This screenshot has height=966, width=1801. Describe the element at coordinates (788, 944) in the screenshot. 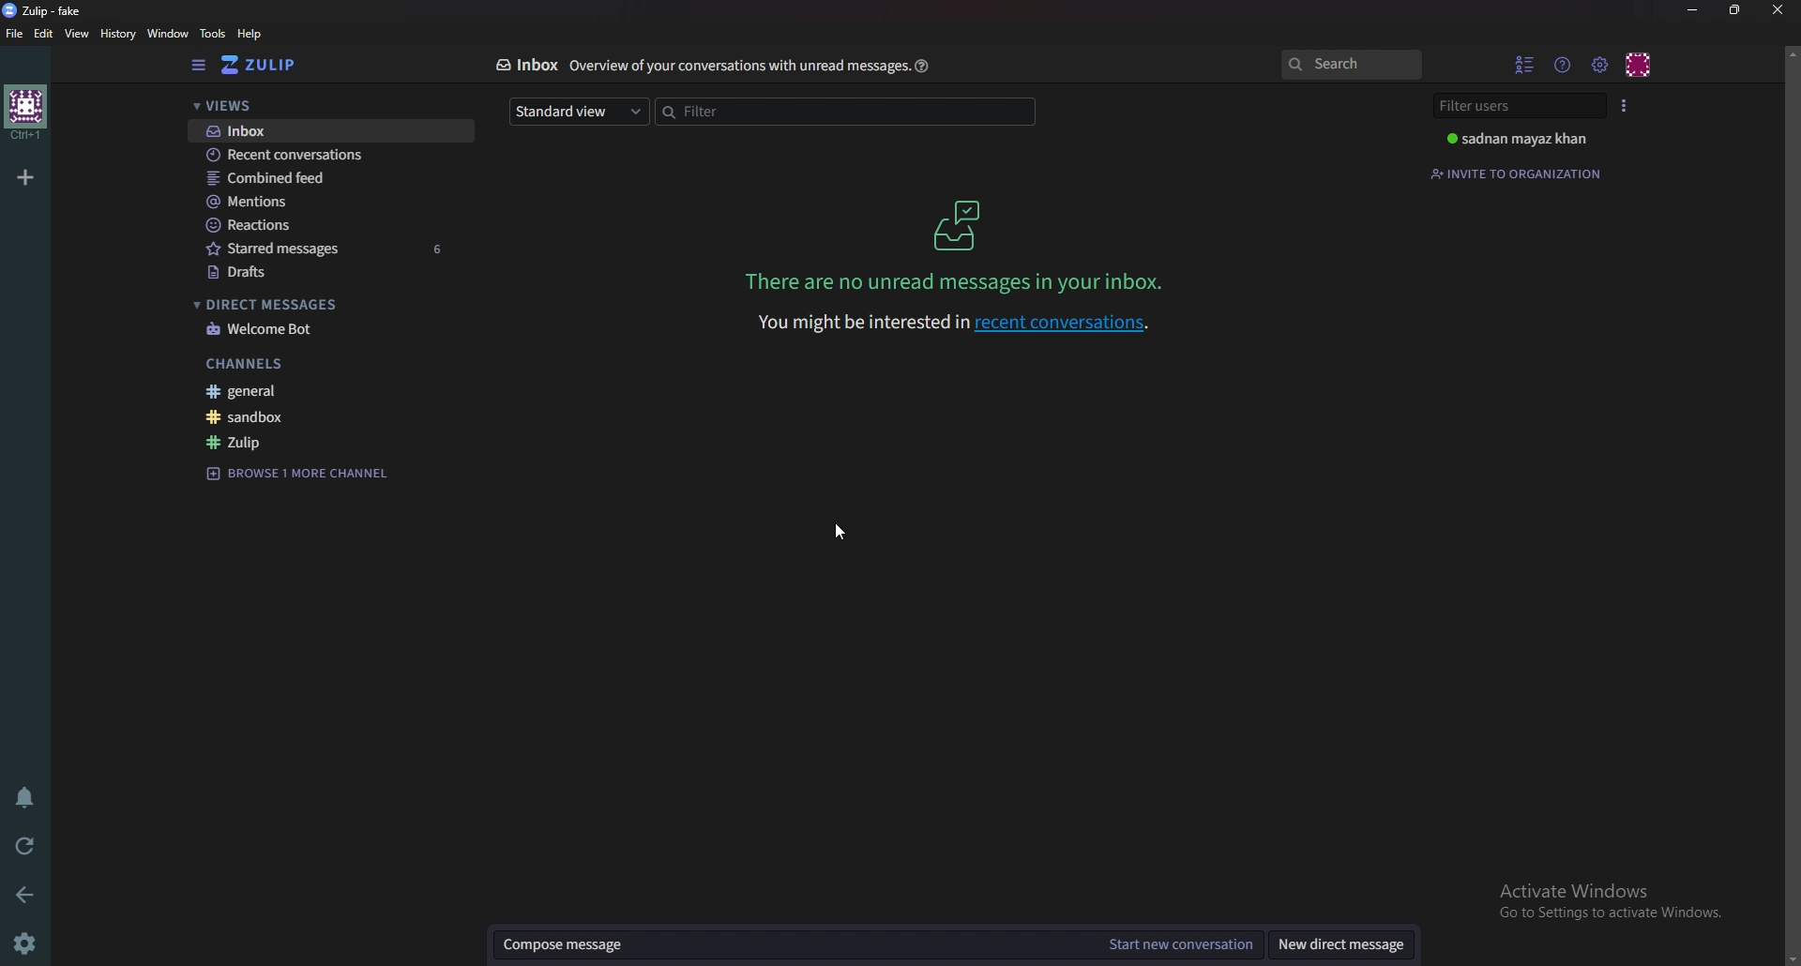

I see `Compose message` at that location.